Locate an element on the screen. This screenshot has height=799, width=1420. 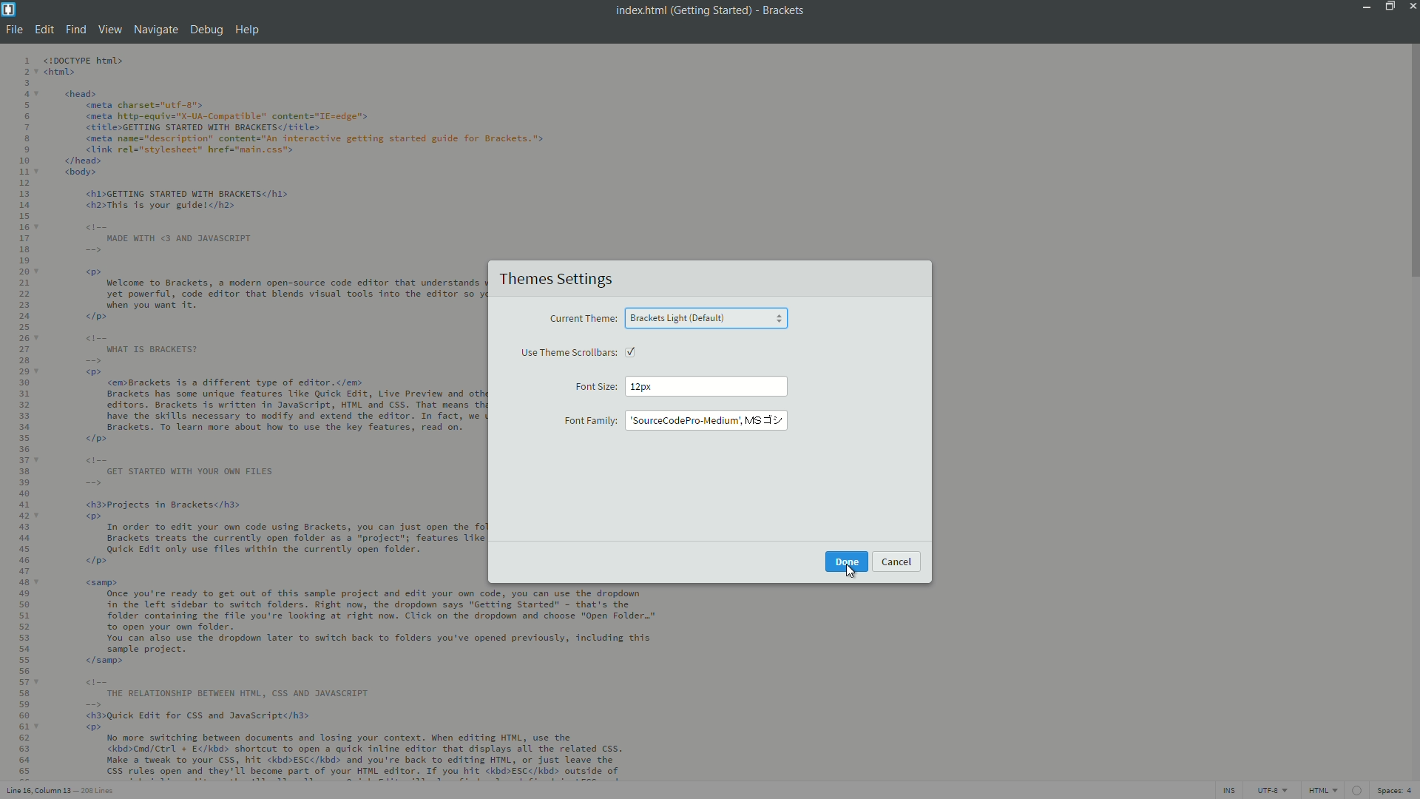
find menu is located at coordinates (74, 30).